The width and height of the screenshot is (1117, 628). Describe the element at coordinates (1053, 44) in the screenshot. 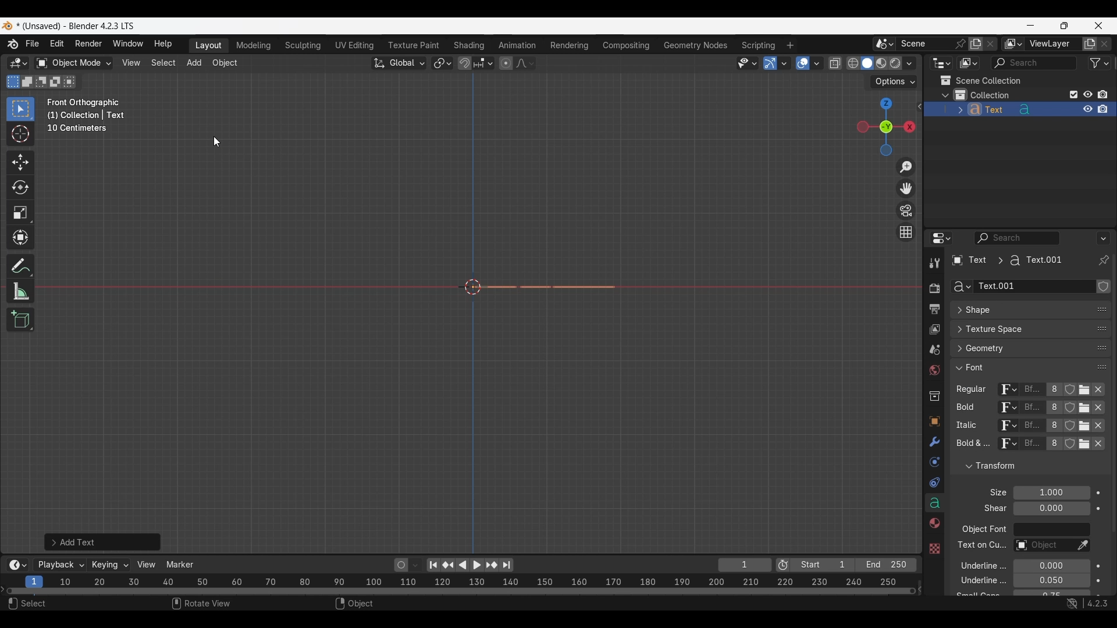

I see `Name view layer` at that location.